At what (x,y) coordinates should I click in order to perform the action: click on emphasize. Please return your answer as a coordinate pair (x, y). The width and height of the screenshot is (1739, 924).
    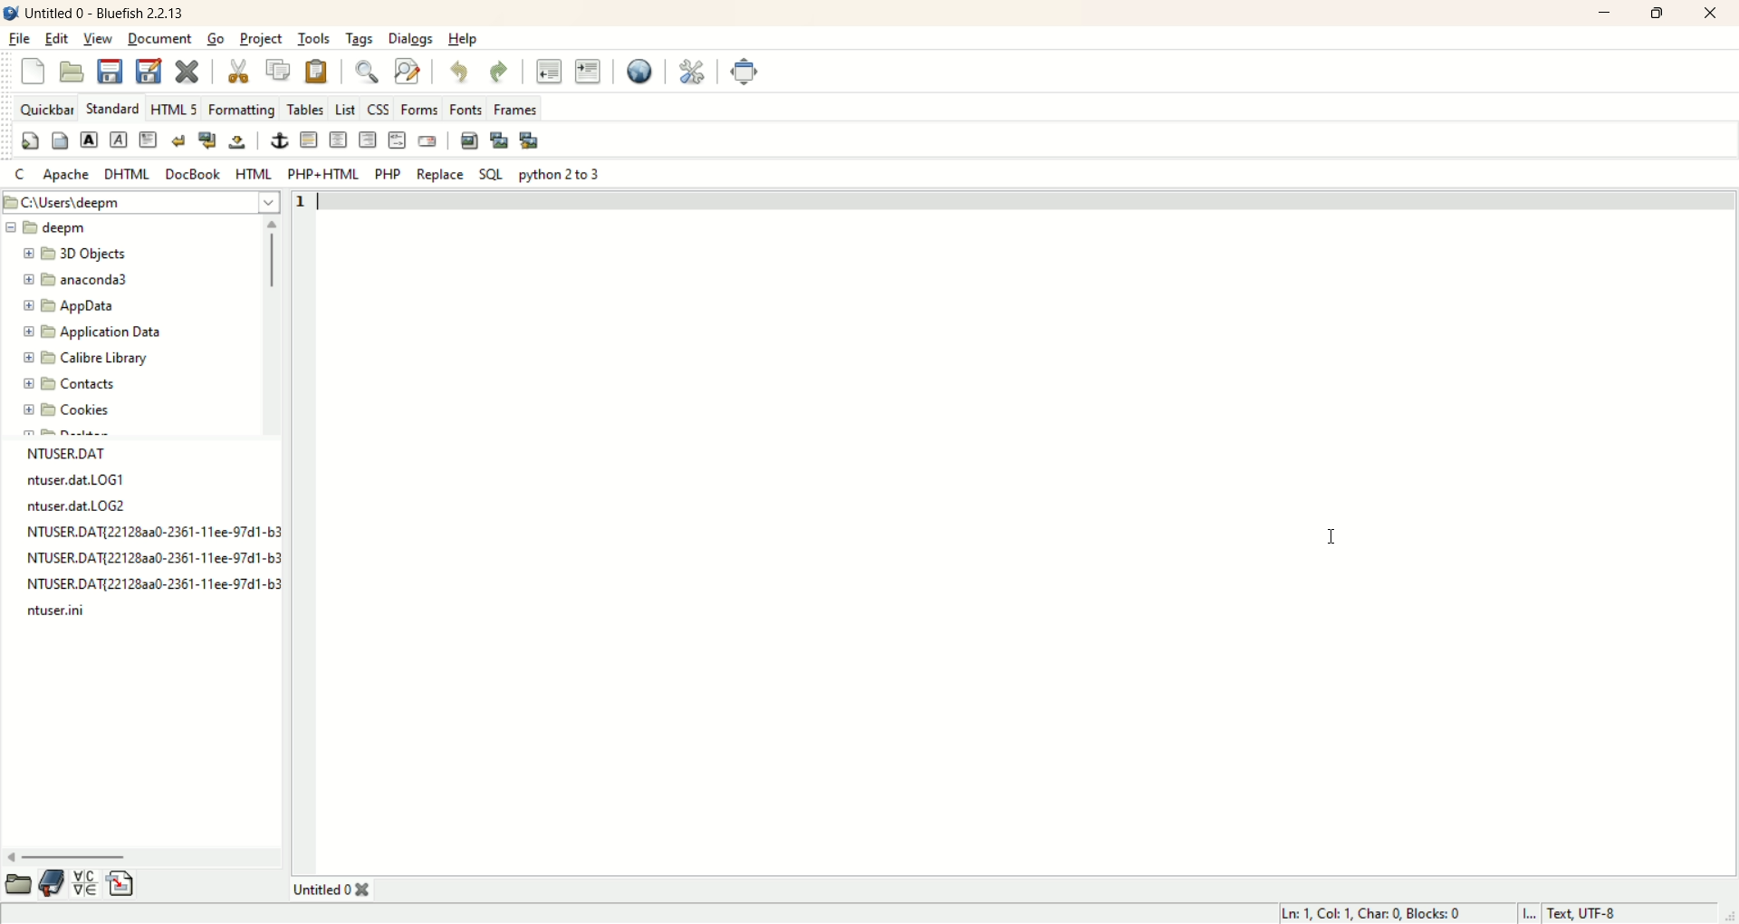
    Looking at the image, I should click on (119, 140).